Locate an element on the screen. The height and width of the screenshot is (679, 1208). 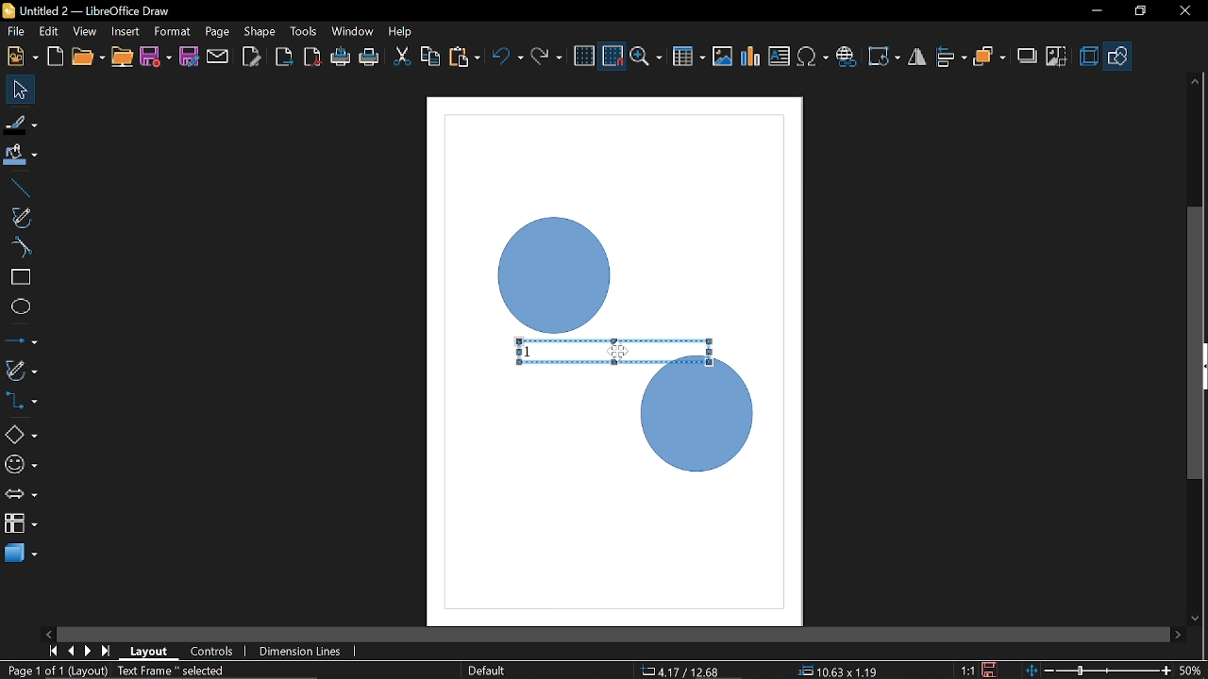
go to first page is located at coordinates (55, 650).